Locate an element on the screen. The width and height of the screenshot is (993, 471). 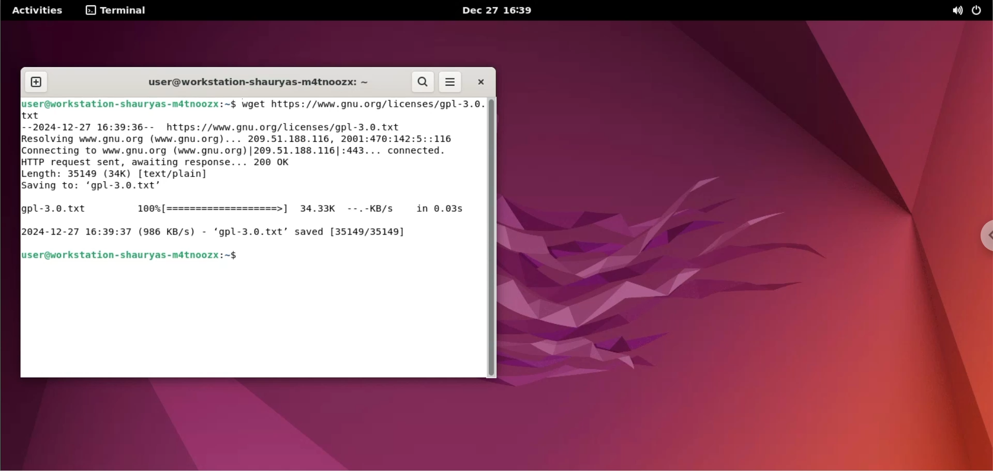
Volume is located at coordinates (952, 10).